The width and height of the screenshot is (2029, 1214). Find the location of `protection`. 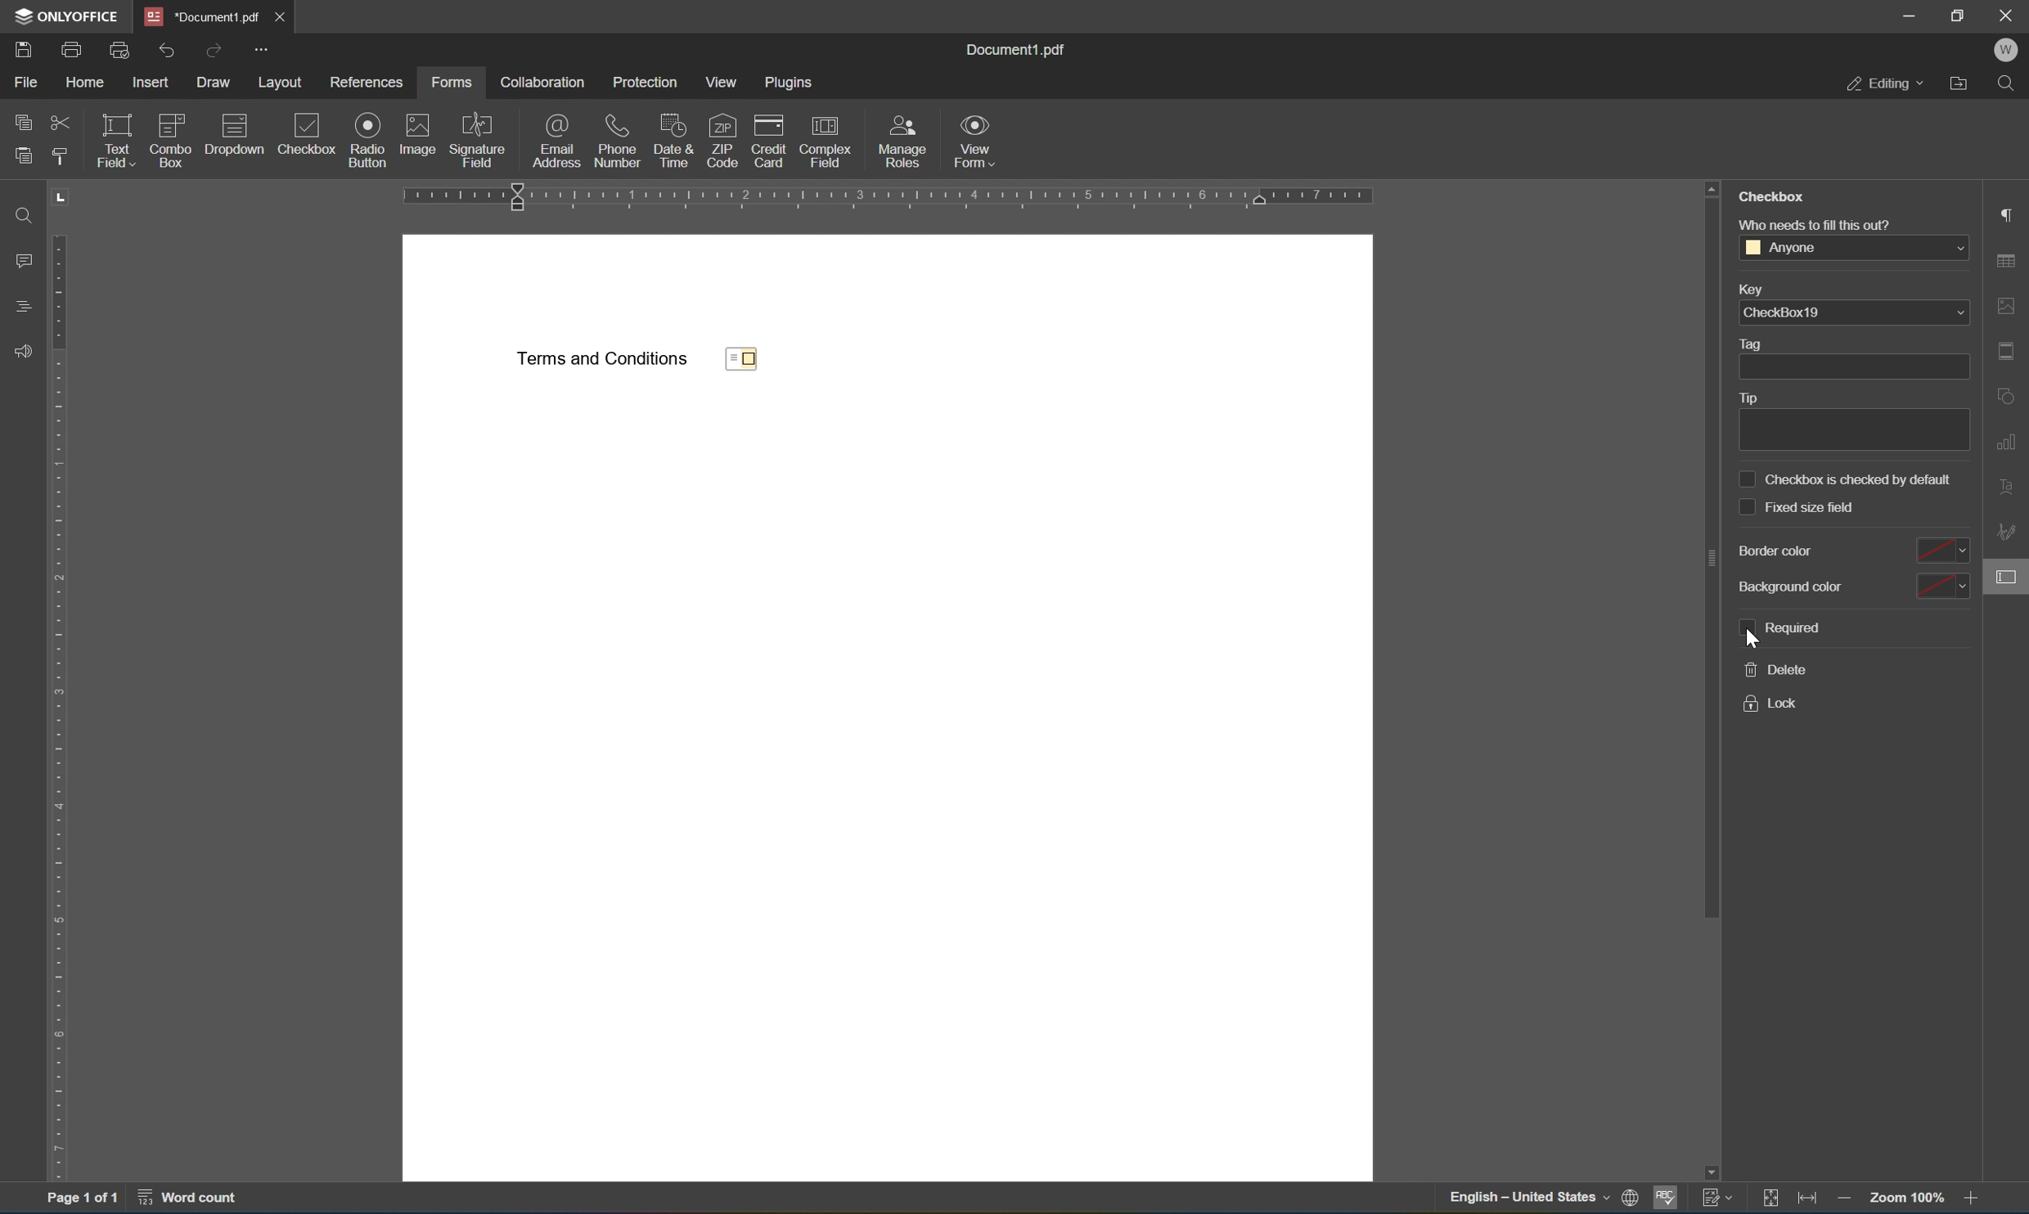

protection is located at coordinates (643, 82).